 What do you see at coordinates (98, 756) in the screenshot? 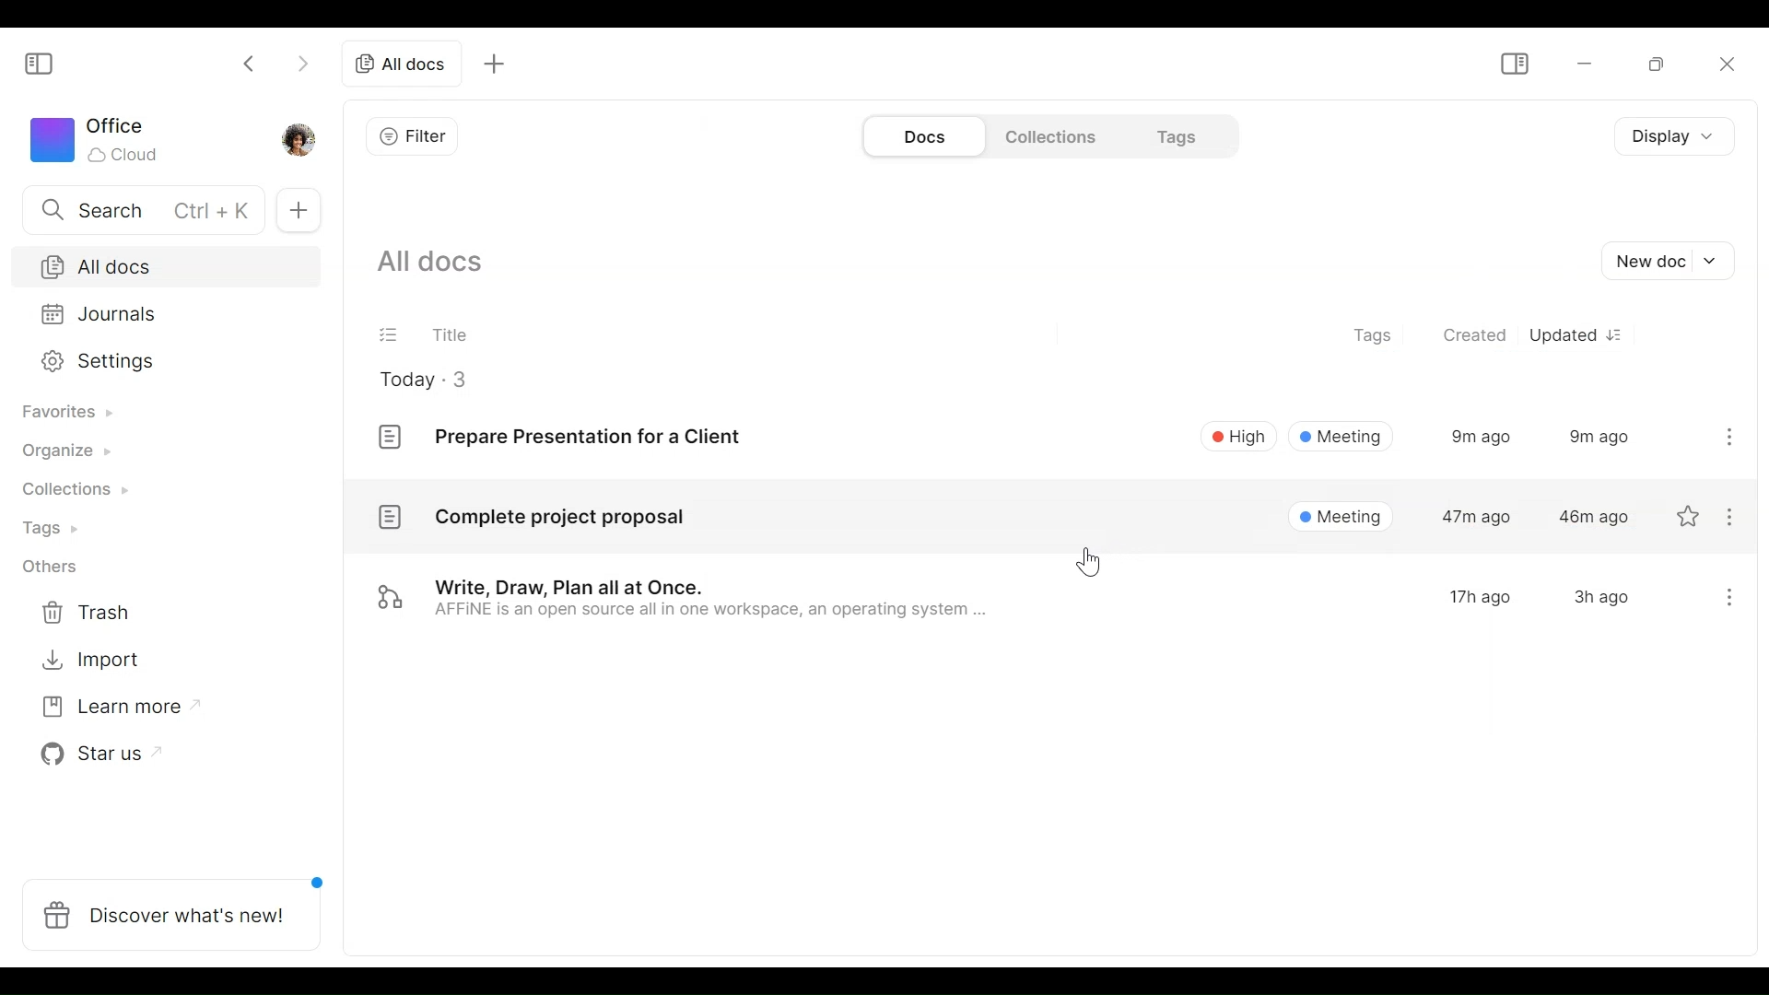
I see `Star us` at bounding box center [98, 756].